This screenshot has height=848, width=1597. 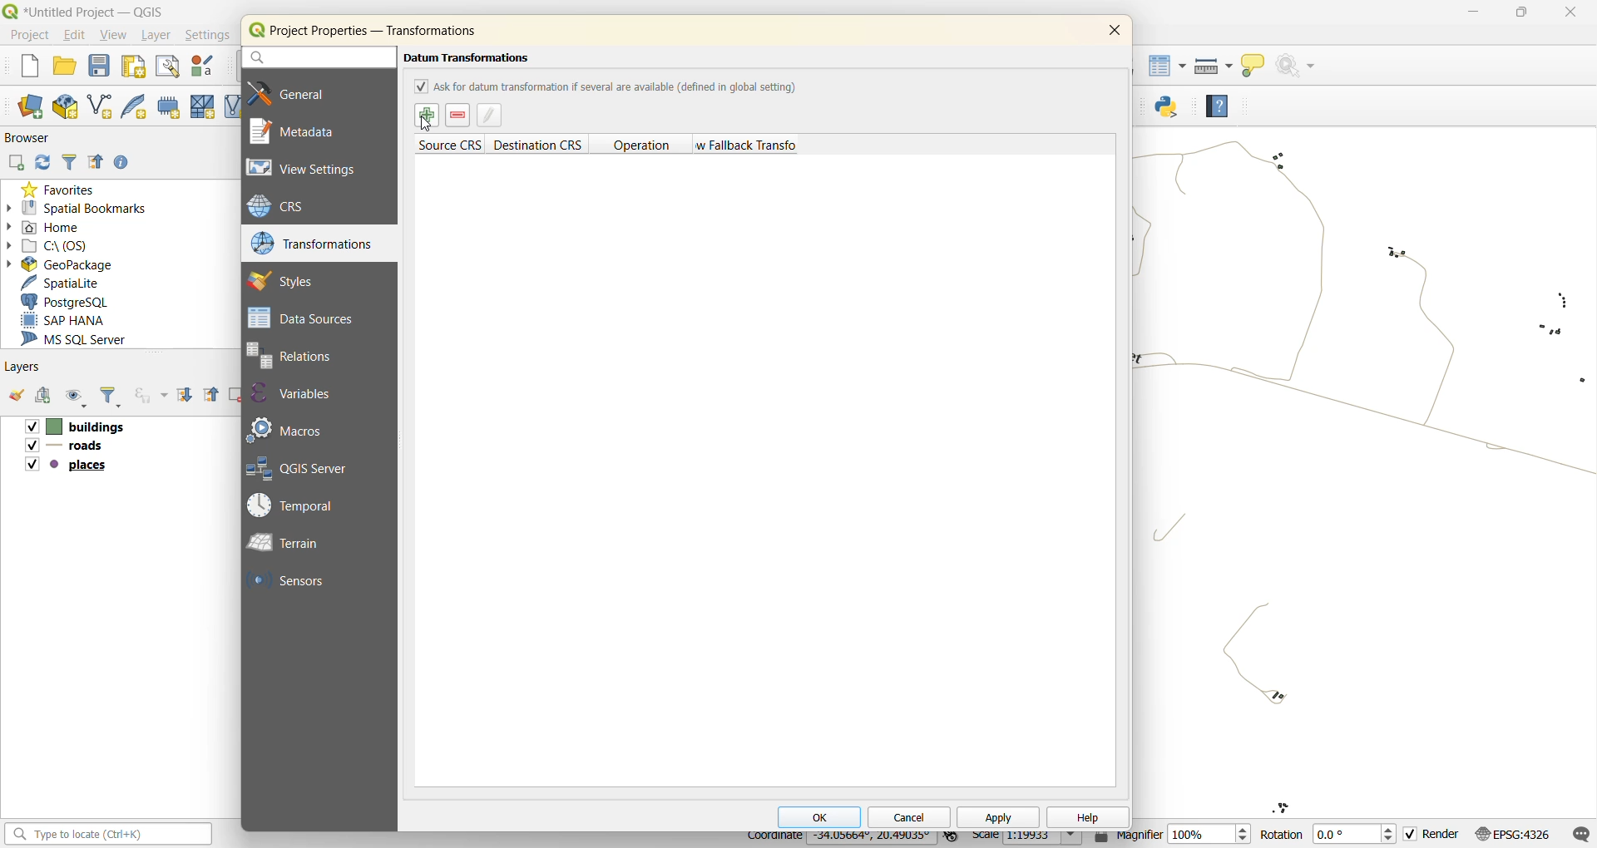 I want to click on attributes table, so click(x=1168, y=71).